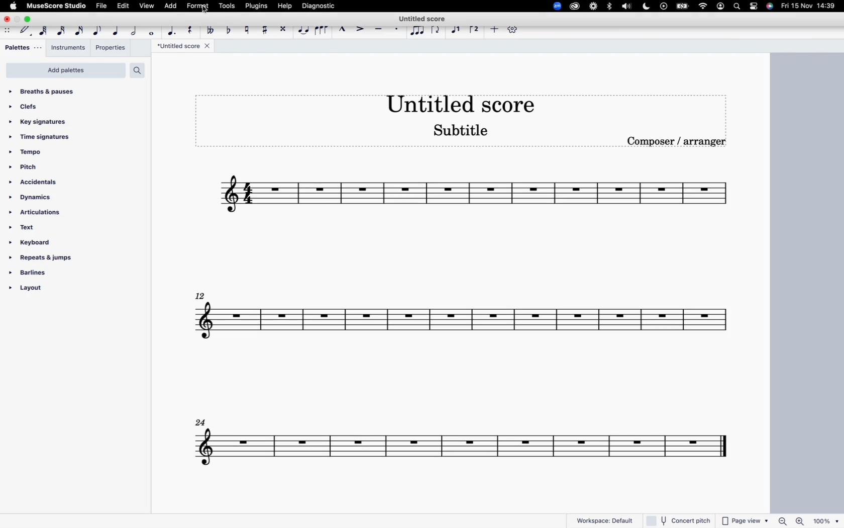 The height and width of the screenshot is (528, 844). What do you see at coordinates (43, 31) in the screenshot?
I see `64th note` at bounding box center [43, 31].